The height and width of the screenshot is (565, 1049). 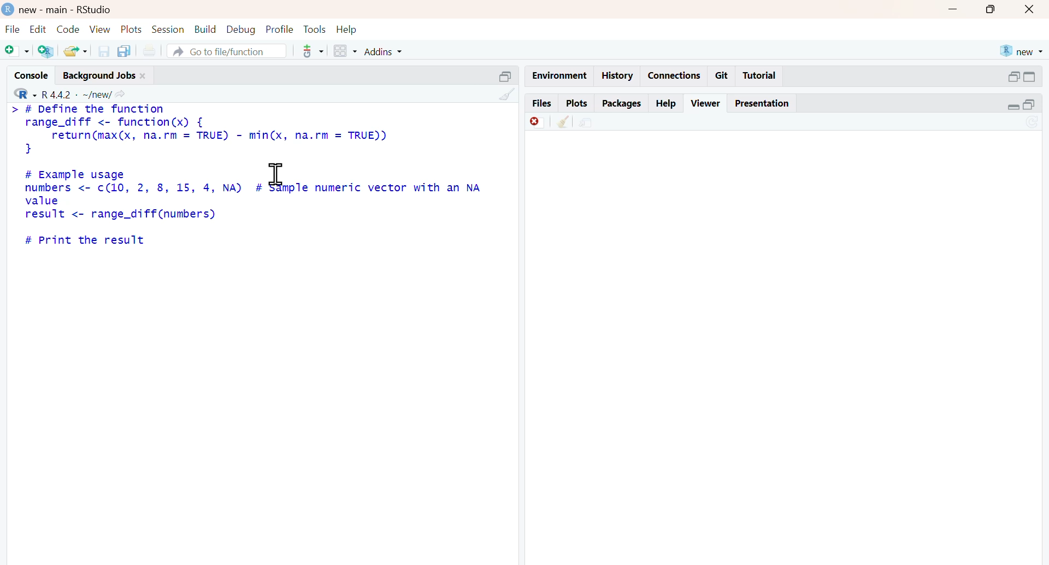 What do you see at coordinates (76, 51) in the screenshot?
I see `share folder as` at bounding box center [76, 51].